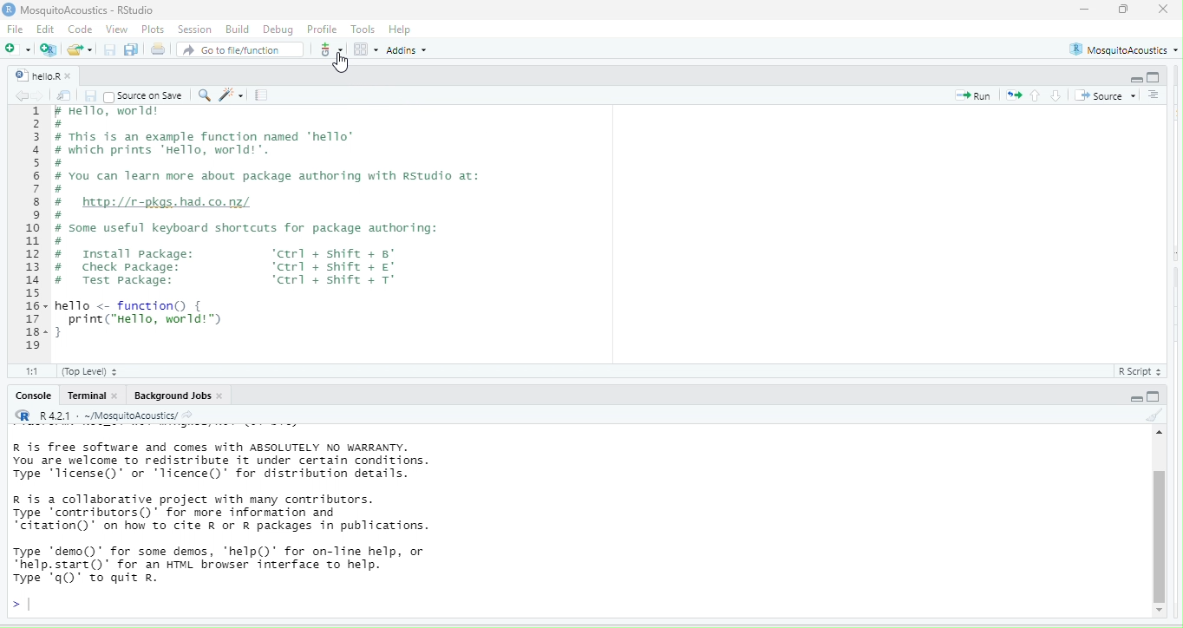  What do you see at coordinates (34, 230) in the screenshot?
I see `1
2
3
a
5
6
7
BH
9
10
1
12
13
1
15

16-
17

18-
19` at bounding box center [34, 230].